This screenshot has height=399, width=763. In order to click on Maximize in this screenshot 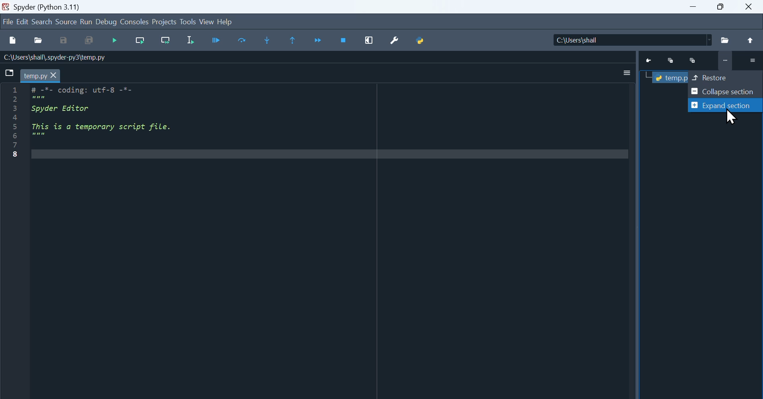, I will do `click(721, 7)`.